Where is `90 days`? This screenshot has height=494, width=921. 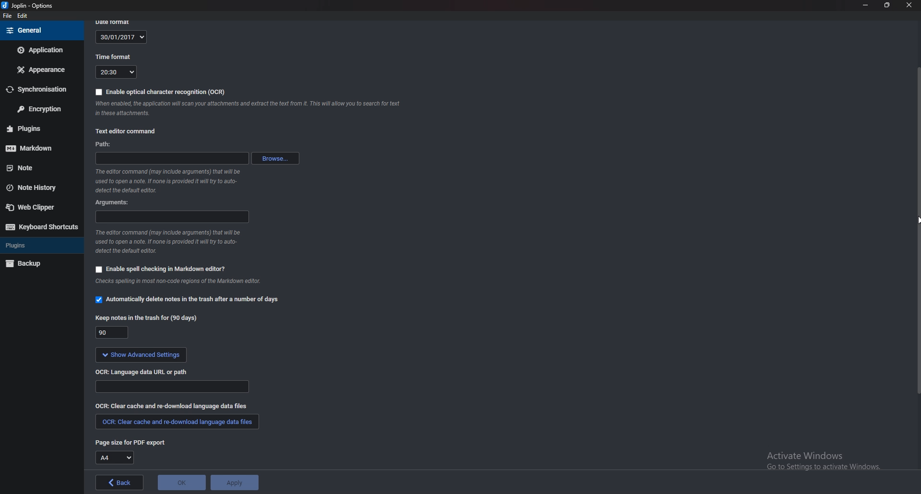 90 days is located at coordinates (110, 333).